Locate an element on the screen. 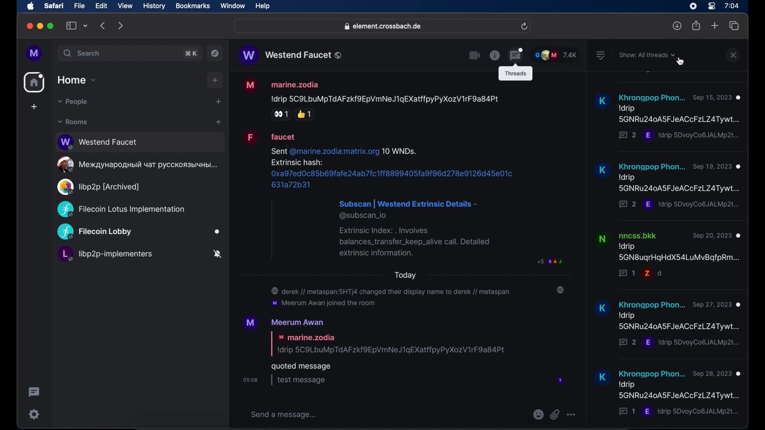 Image resolution: width=765 pixels, height=430 pixels. threads is located at coordinates (516, 73).